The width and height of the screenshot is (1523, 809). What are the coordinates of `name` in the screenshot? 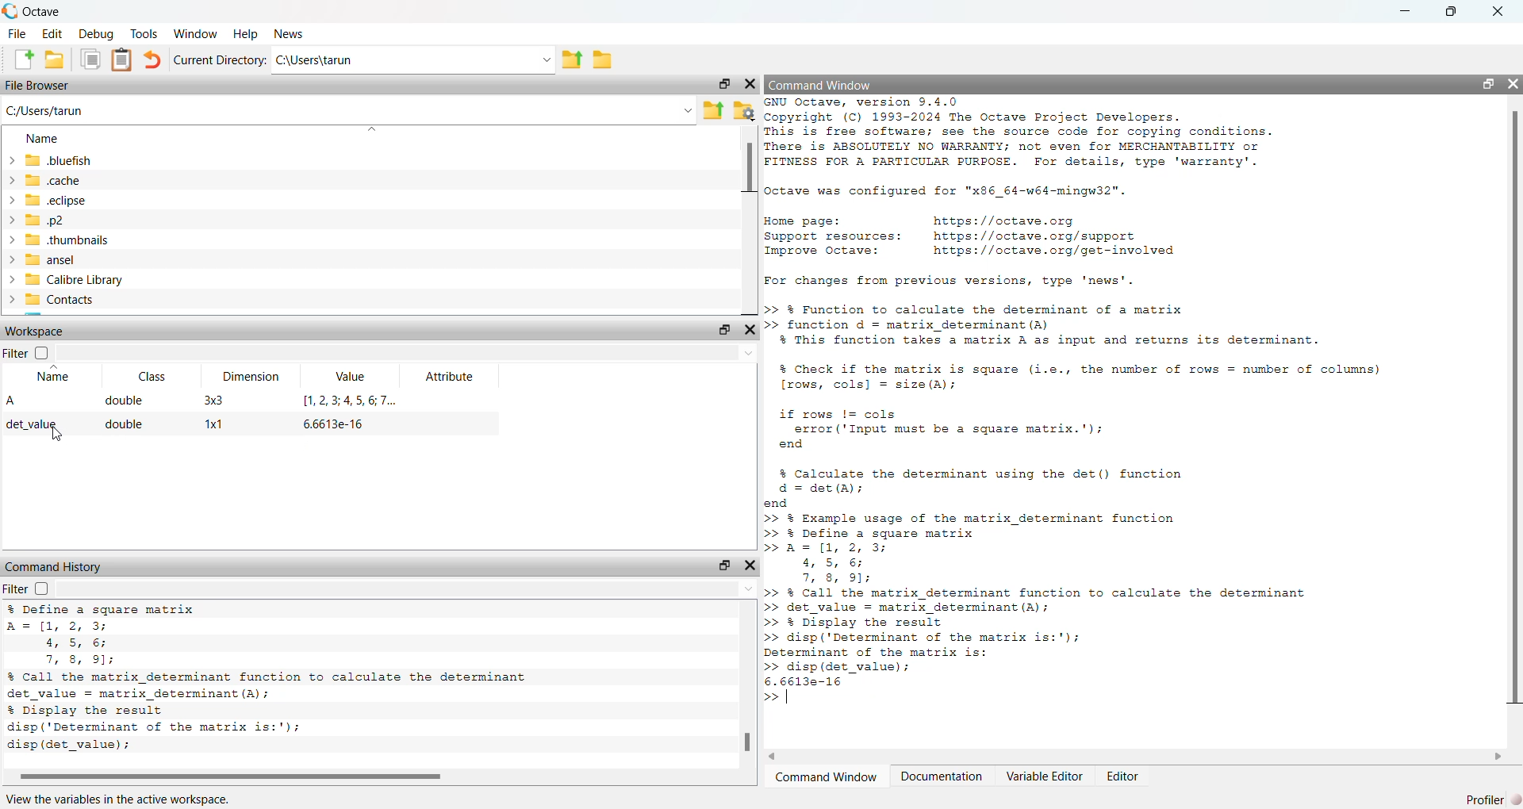 It's located at (48, 140).